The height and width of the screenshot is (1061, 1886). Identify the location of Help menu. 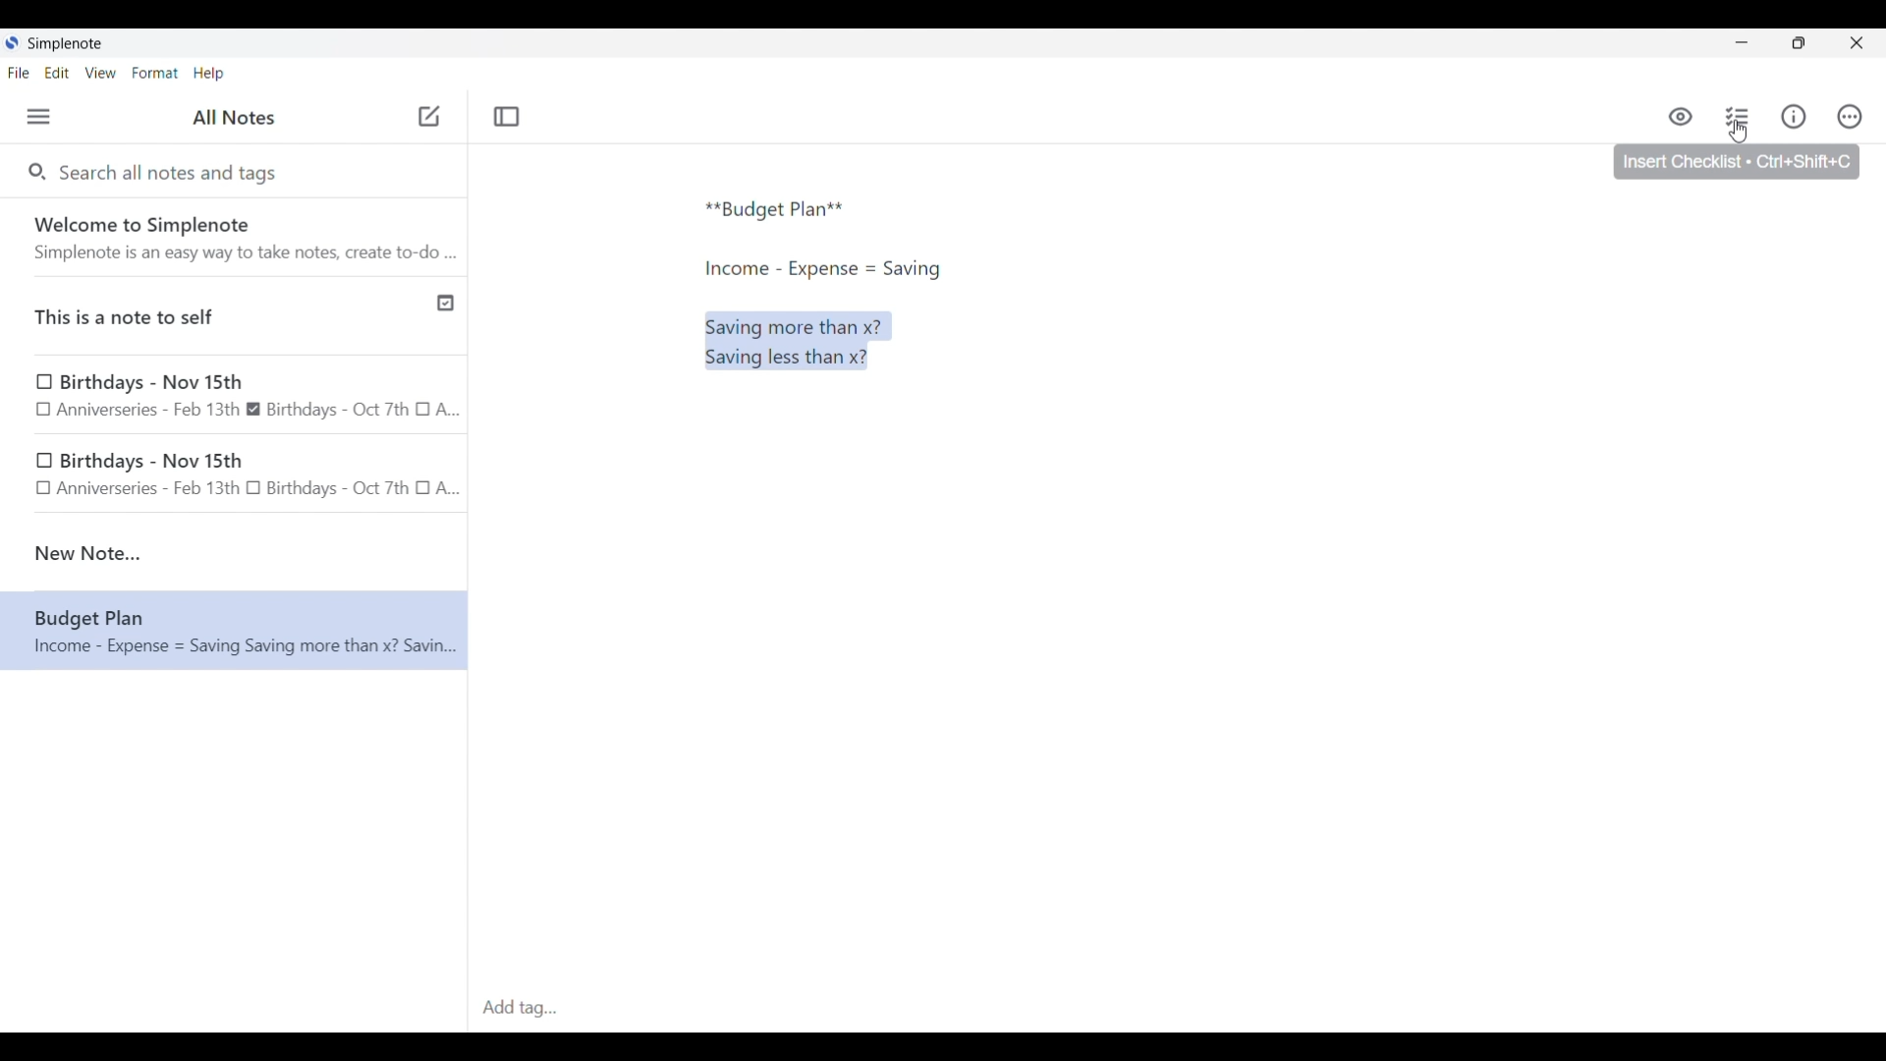
(208, 73).